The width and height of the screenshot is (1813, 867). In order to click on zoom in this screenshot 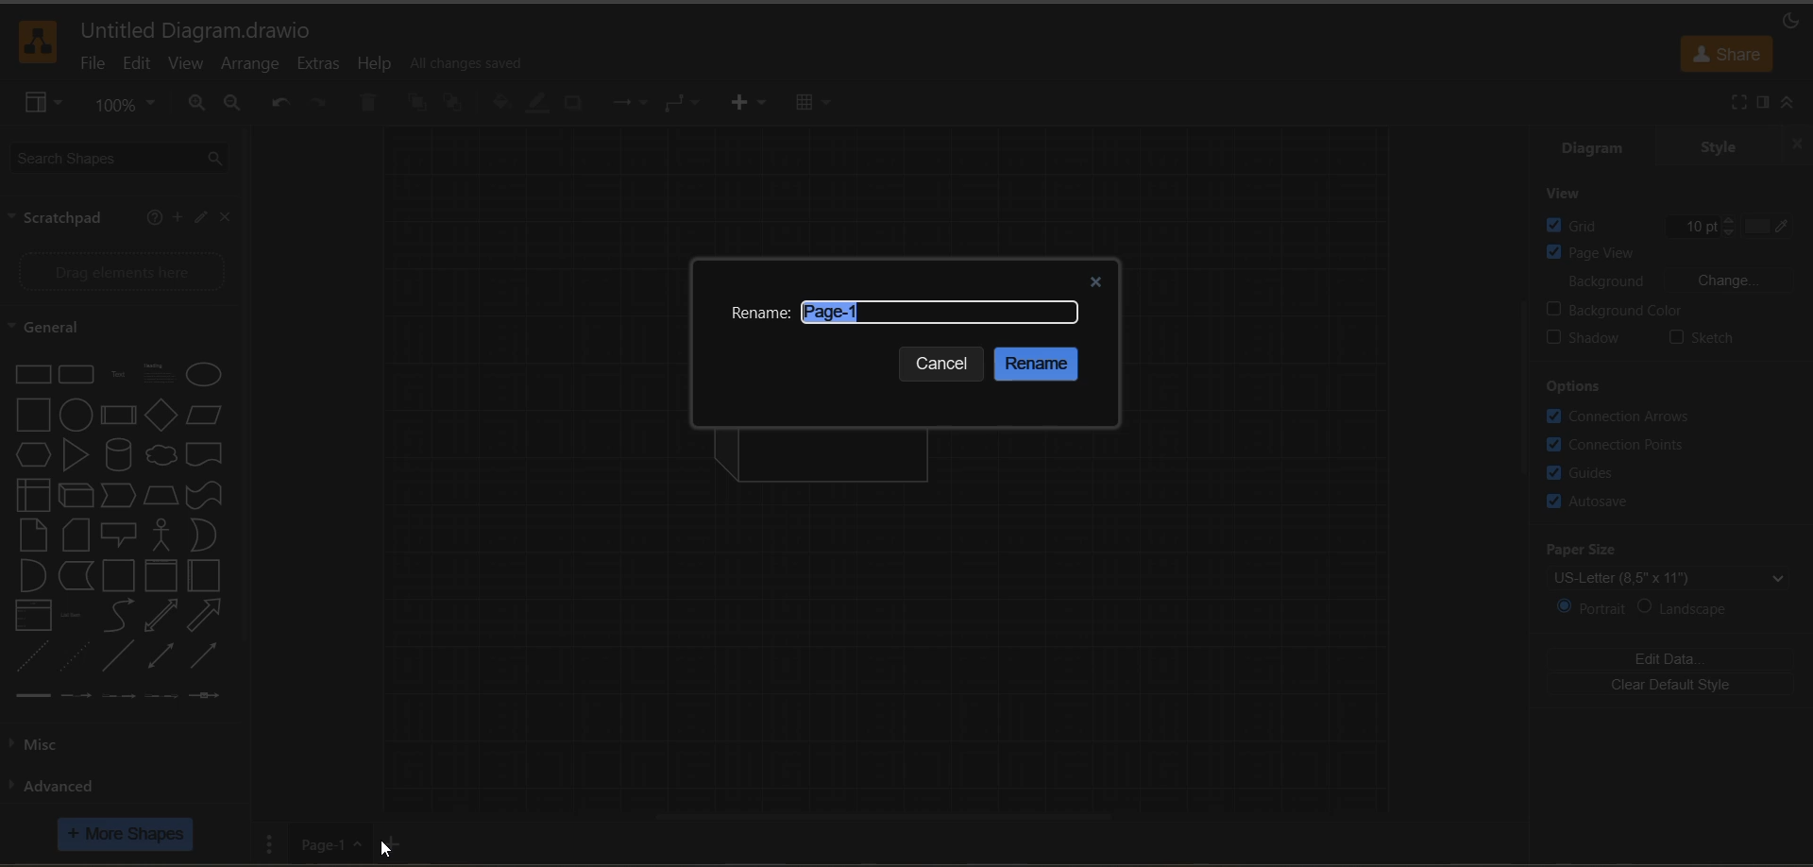, I will do `click(126, 105)`.